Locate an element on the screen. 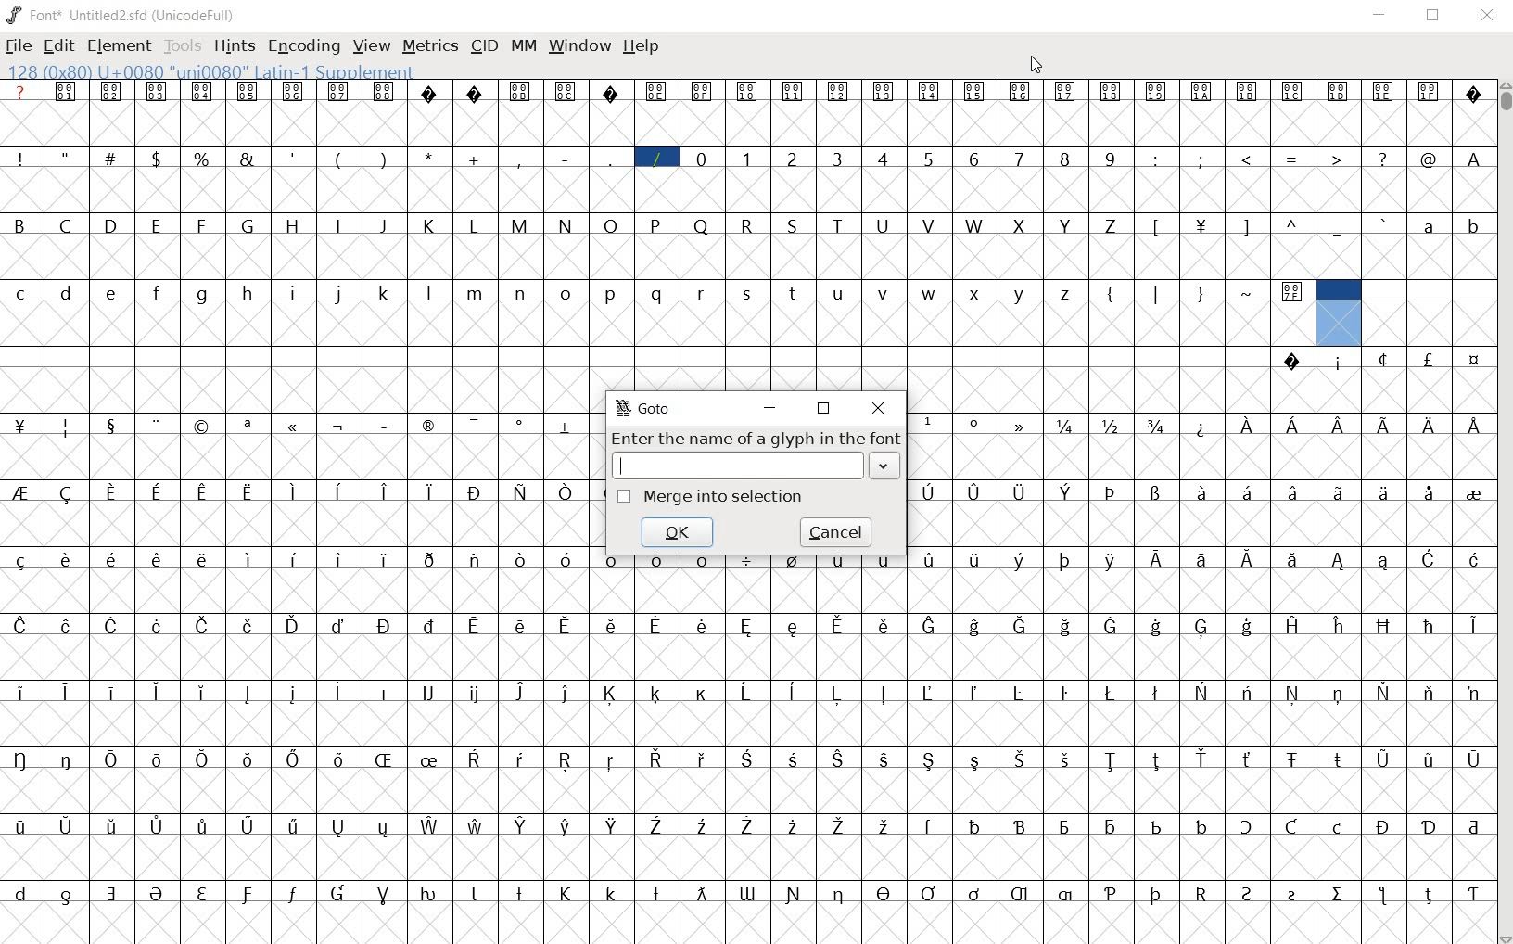 This screenshot has width=1513, height=944. cancel is located at coordinates (838, 531).